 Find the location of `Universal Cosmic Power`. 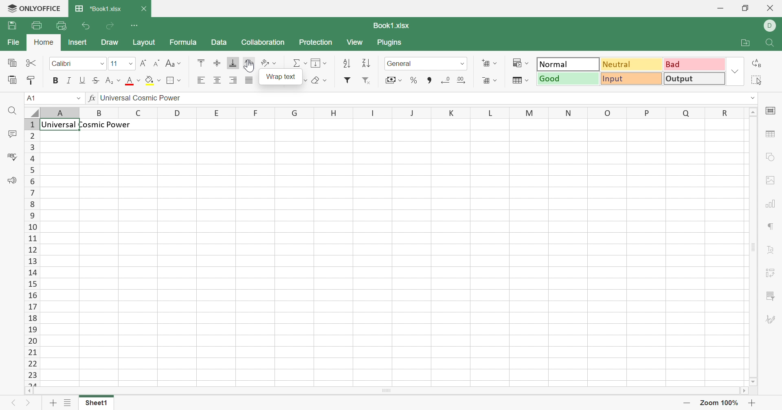

Universal Cosmic Power is located at coordinates (145, 99).